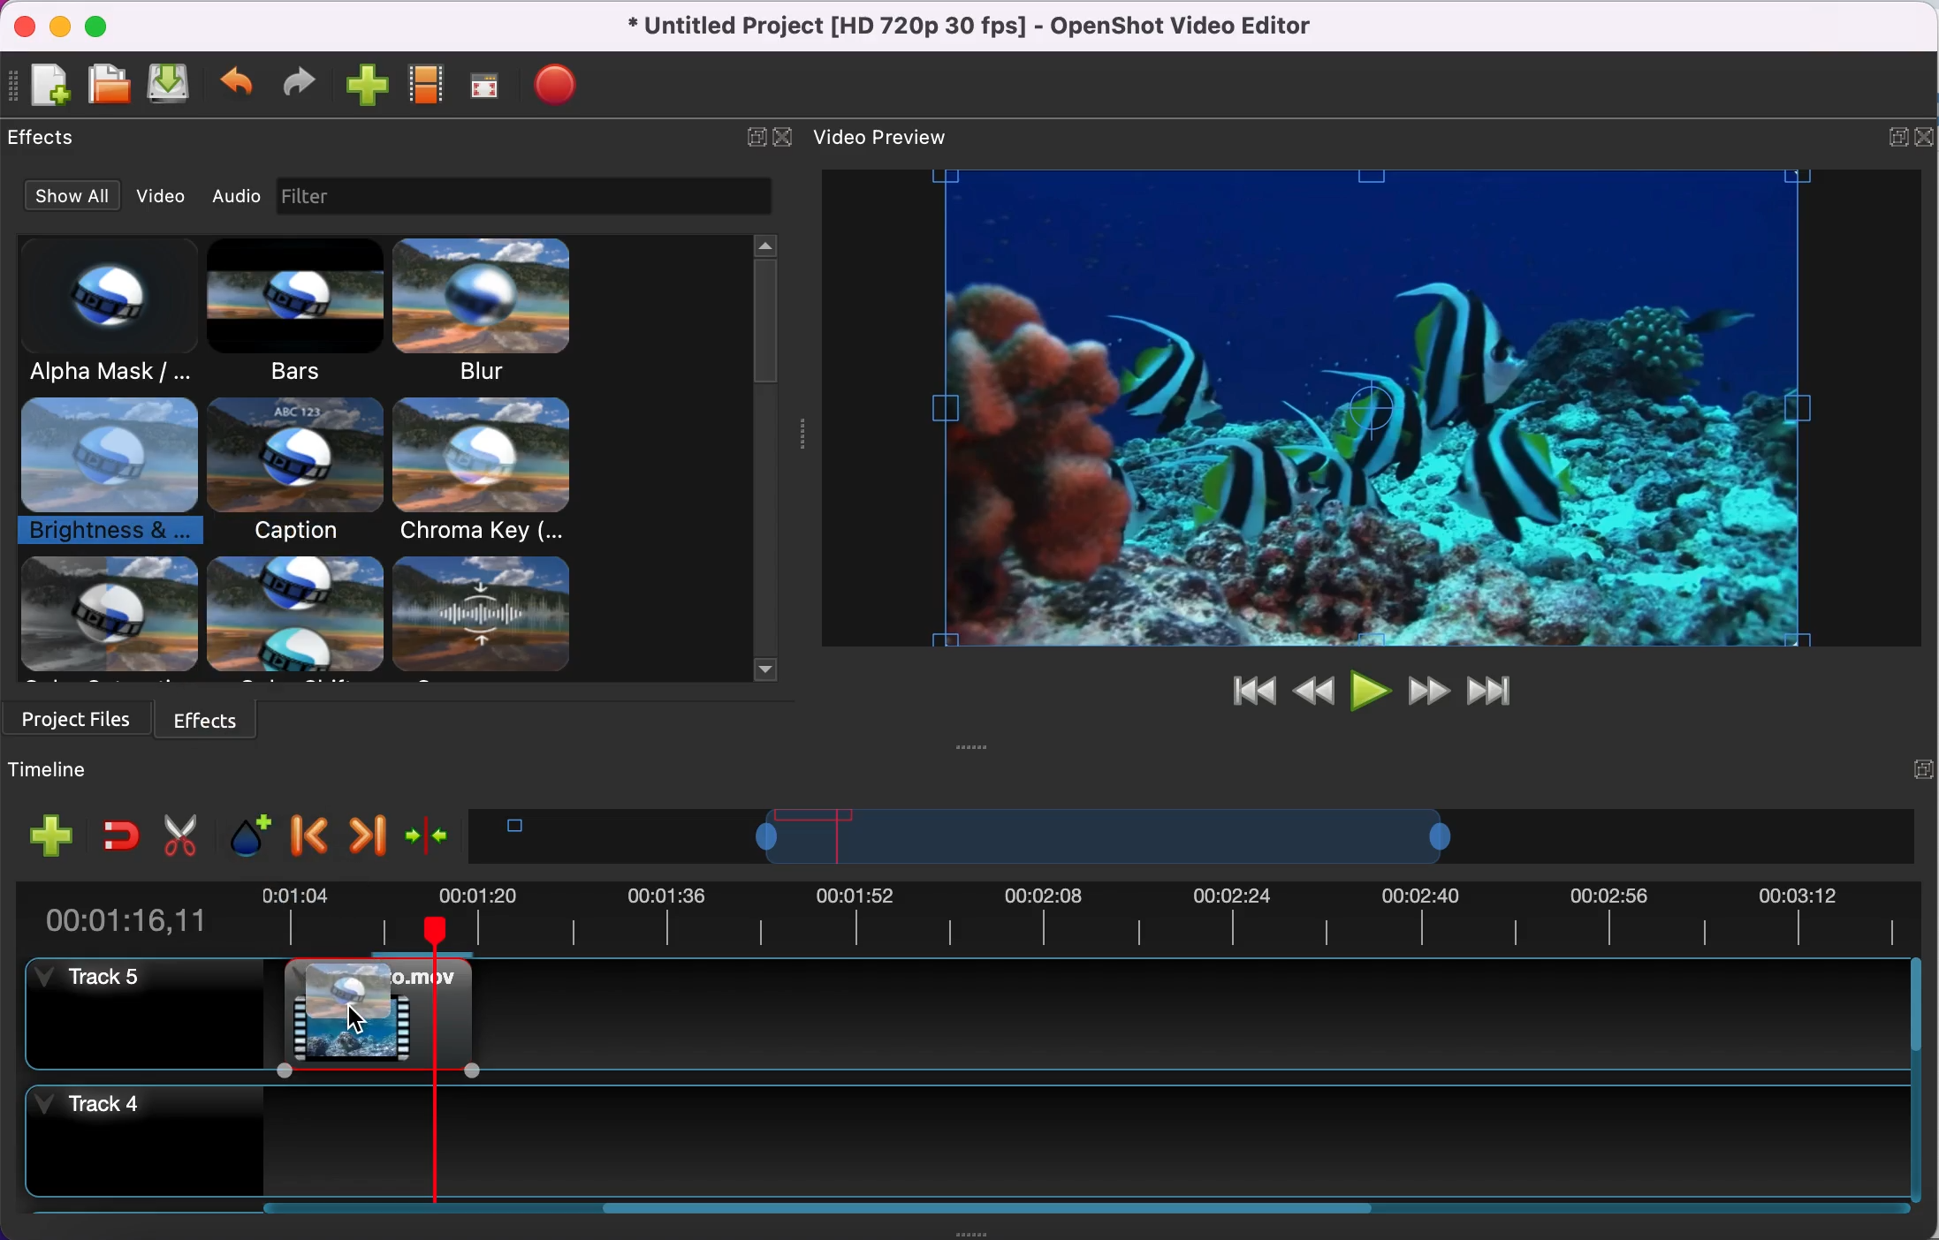 The width and height of the screenshot is (1939, 1240). I want to click on maximize, so click(101, 22).